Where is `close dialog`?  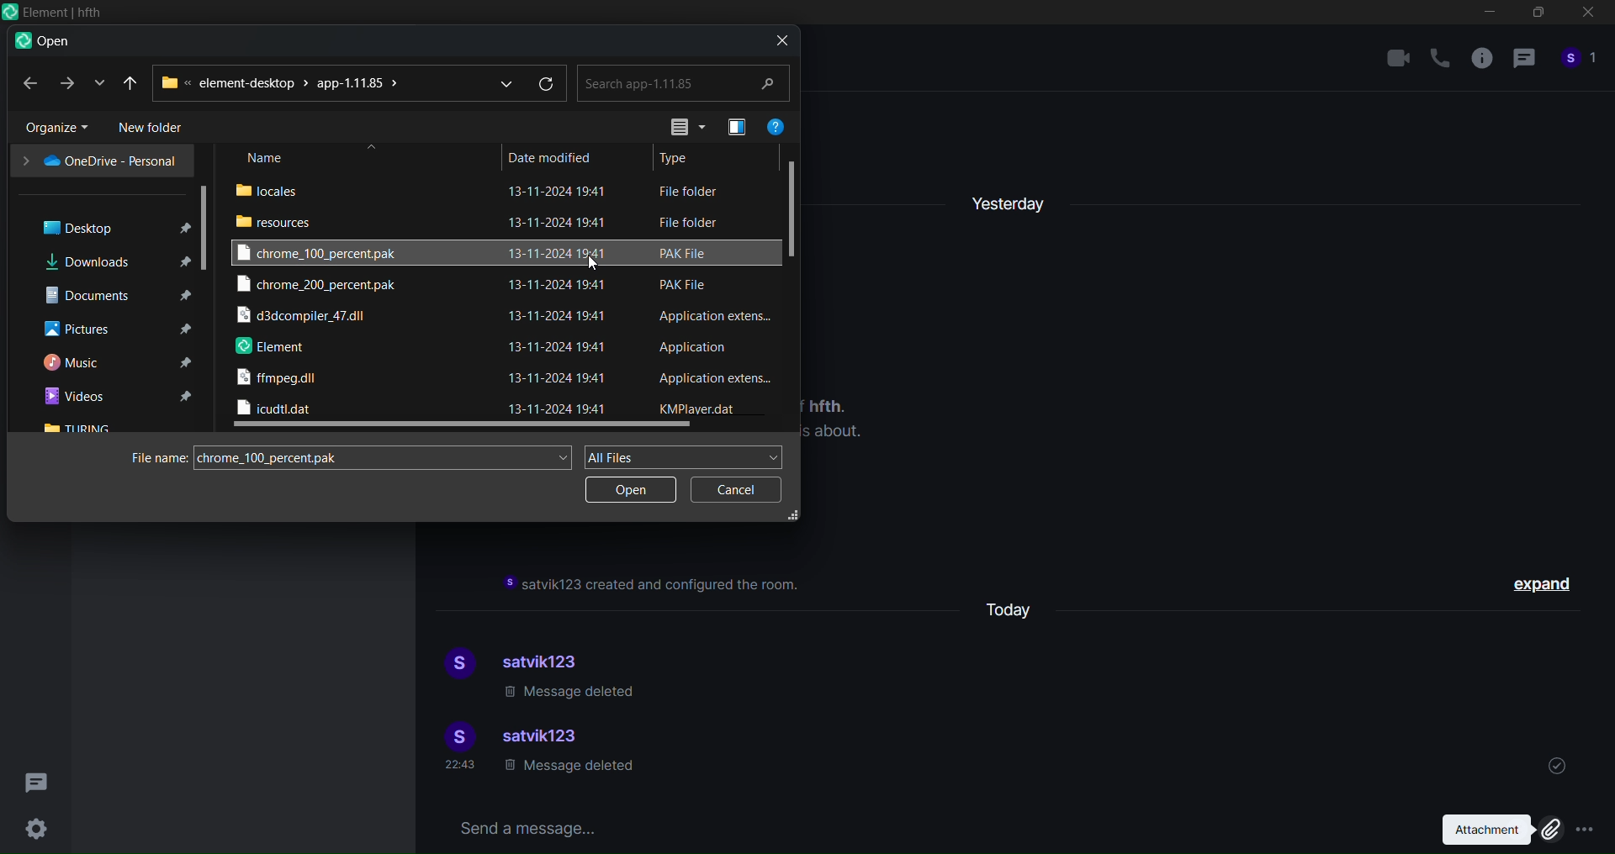
close dialog is located at coordinates (777, 40).